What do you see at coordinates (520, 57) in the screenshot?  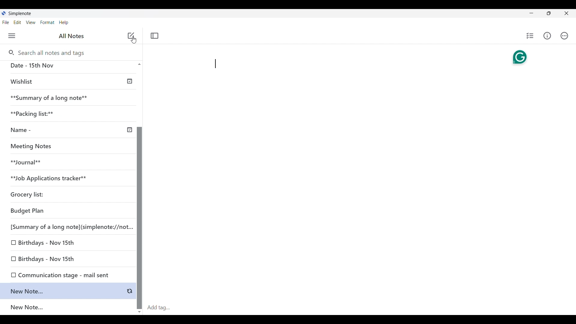 I see `Grammarly extension` at bounding box center [520, 57].